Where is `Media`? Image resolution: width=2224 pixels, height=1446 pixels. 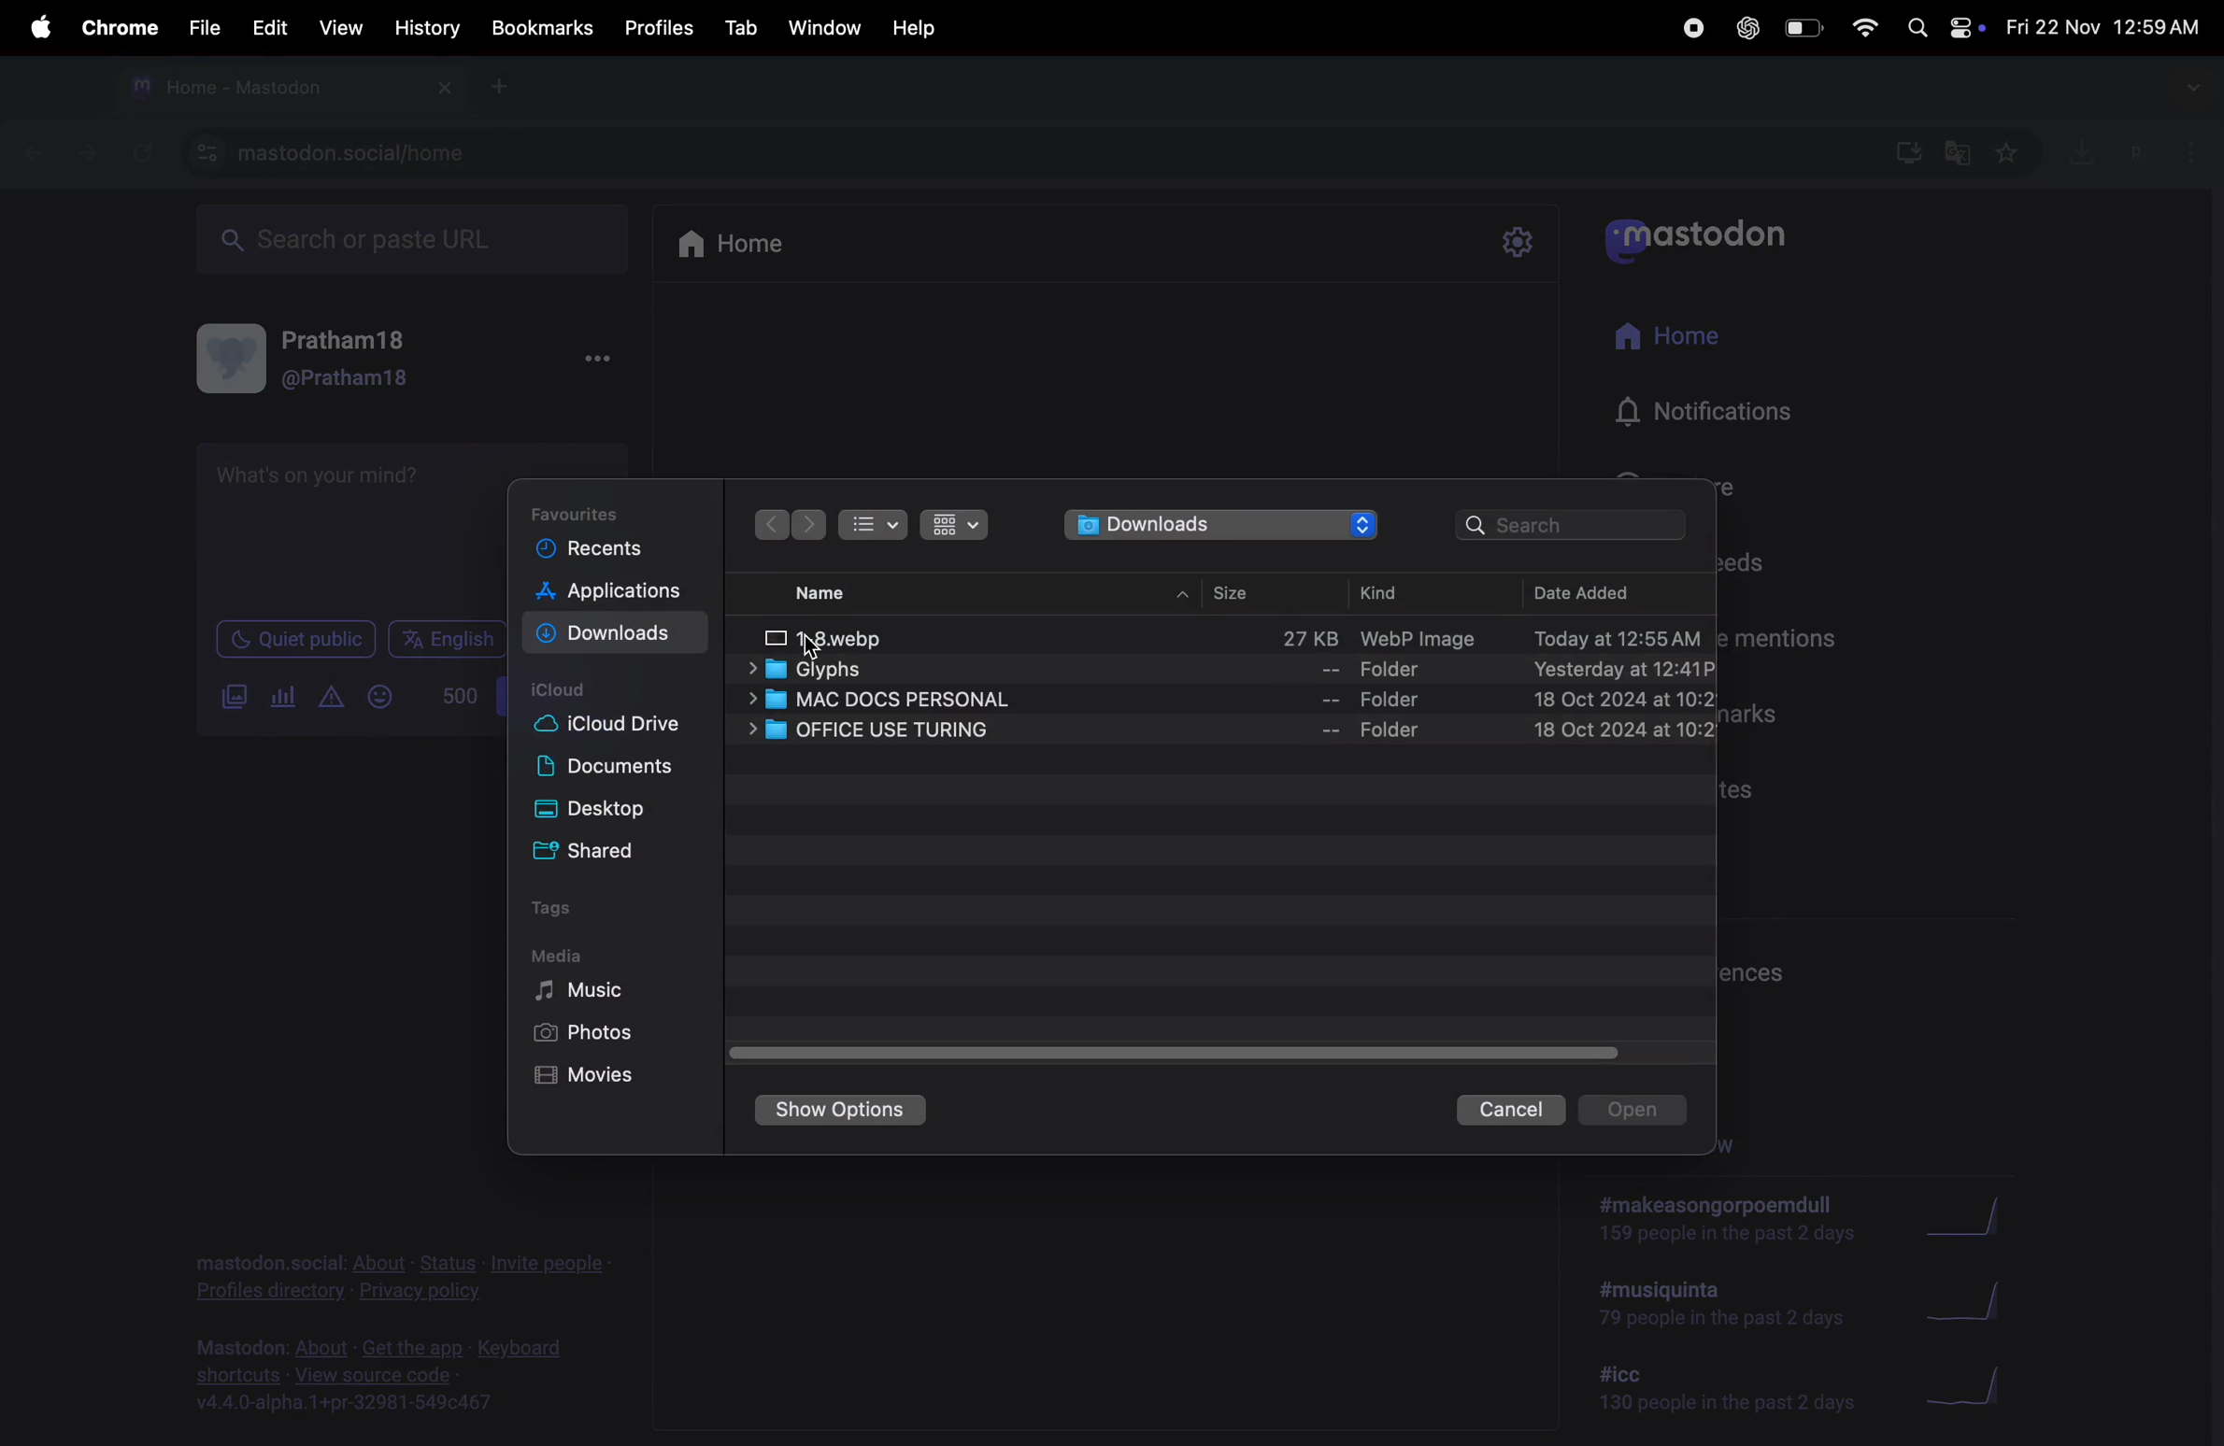
Media is located at coordinates (561, 957).